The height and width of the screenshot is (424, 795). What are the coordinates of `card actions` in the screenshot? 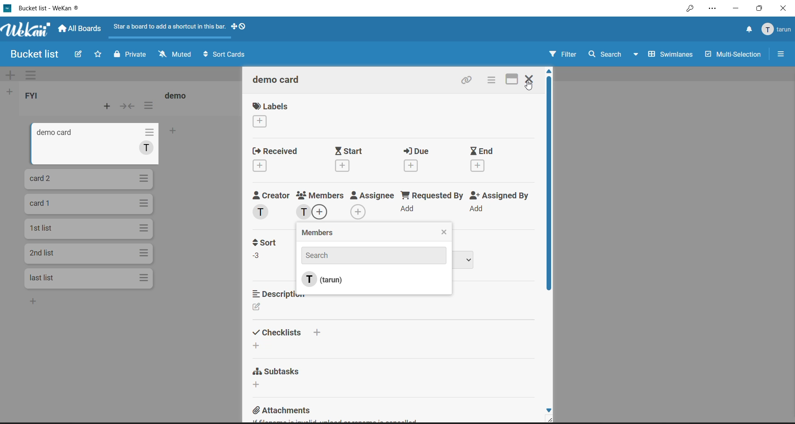 It's located at (145, 133).